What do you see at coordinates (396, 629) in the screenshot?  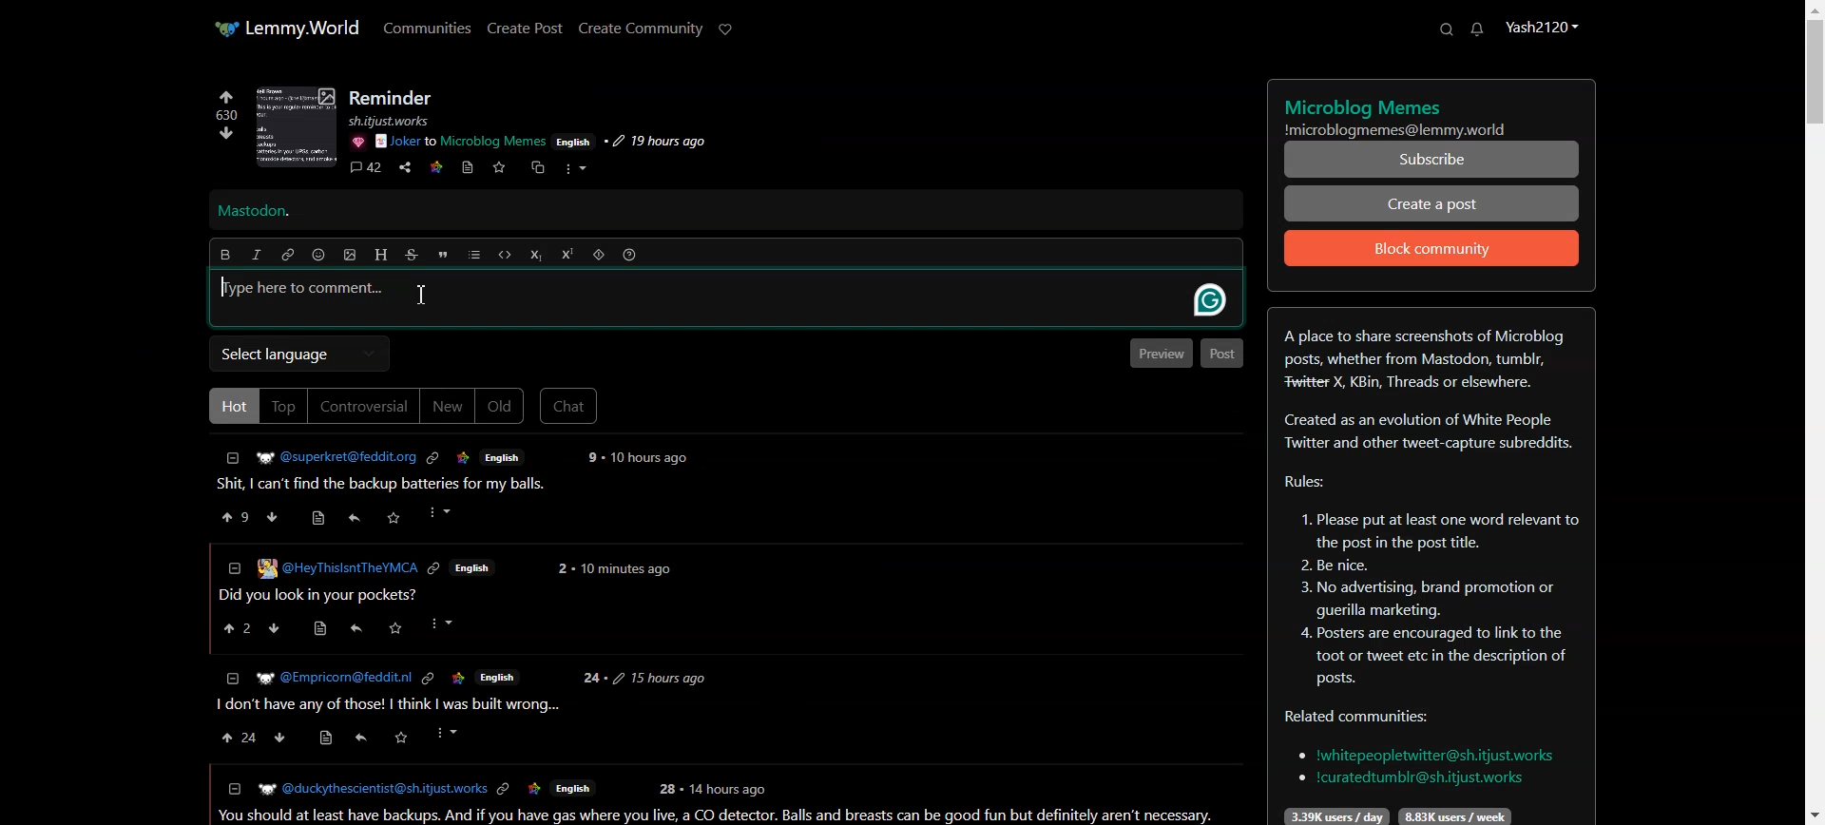 I see `` at bounding box center [396, 629].